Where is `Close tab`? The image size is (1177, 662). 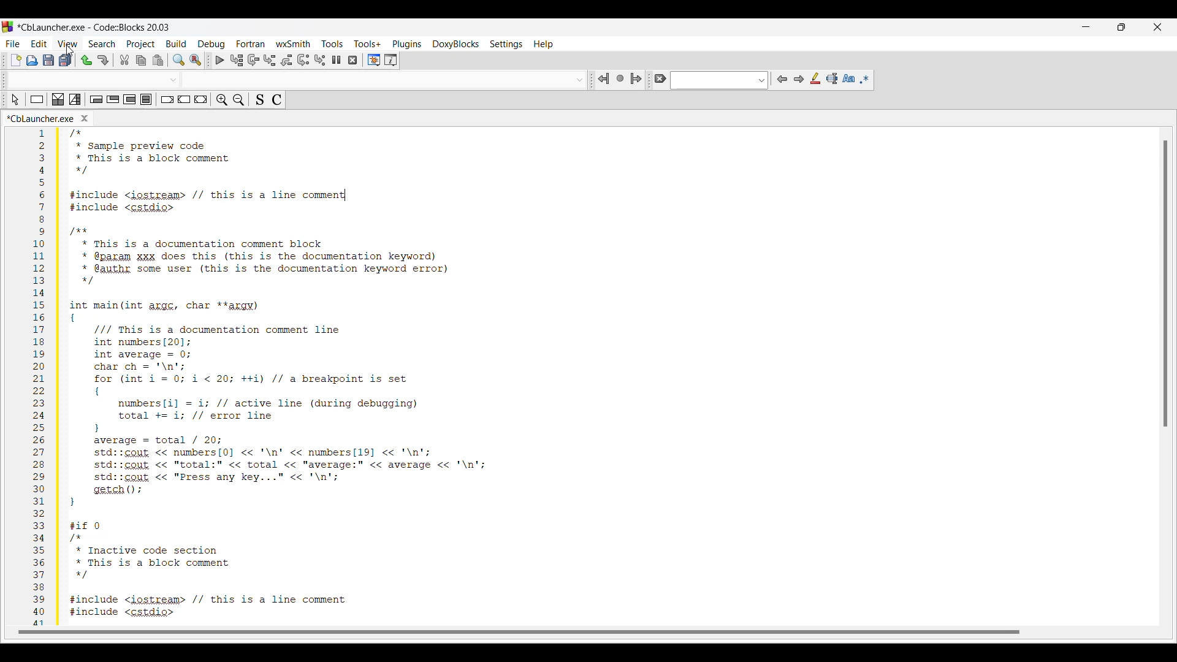 Close tab is located at coordinates (84, 118).